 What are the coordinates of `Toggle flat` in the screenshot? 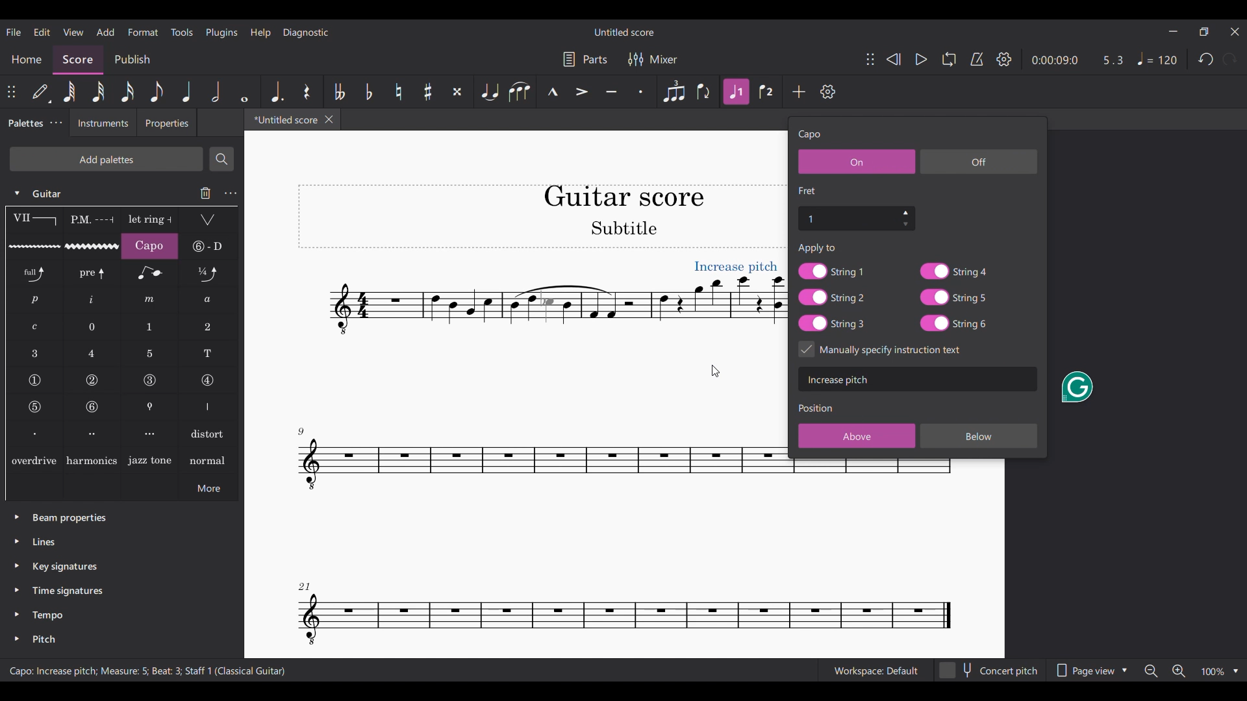 It's located at (368, 92).